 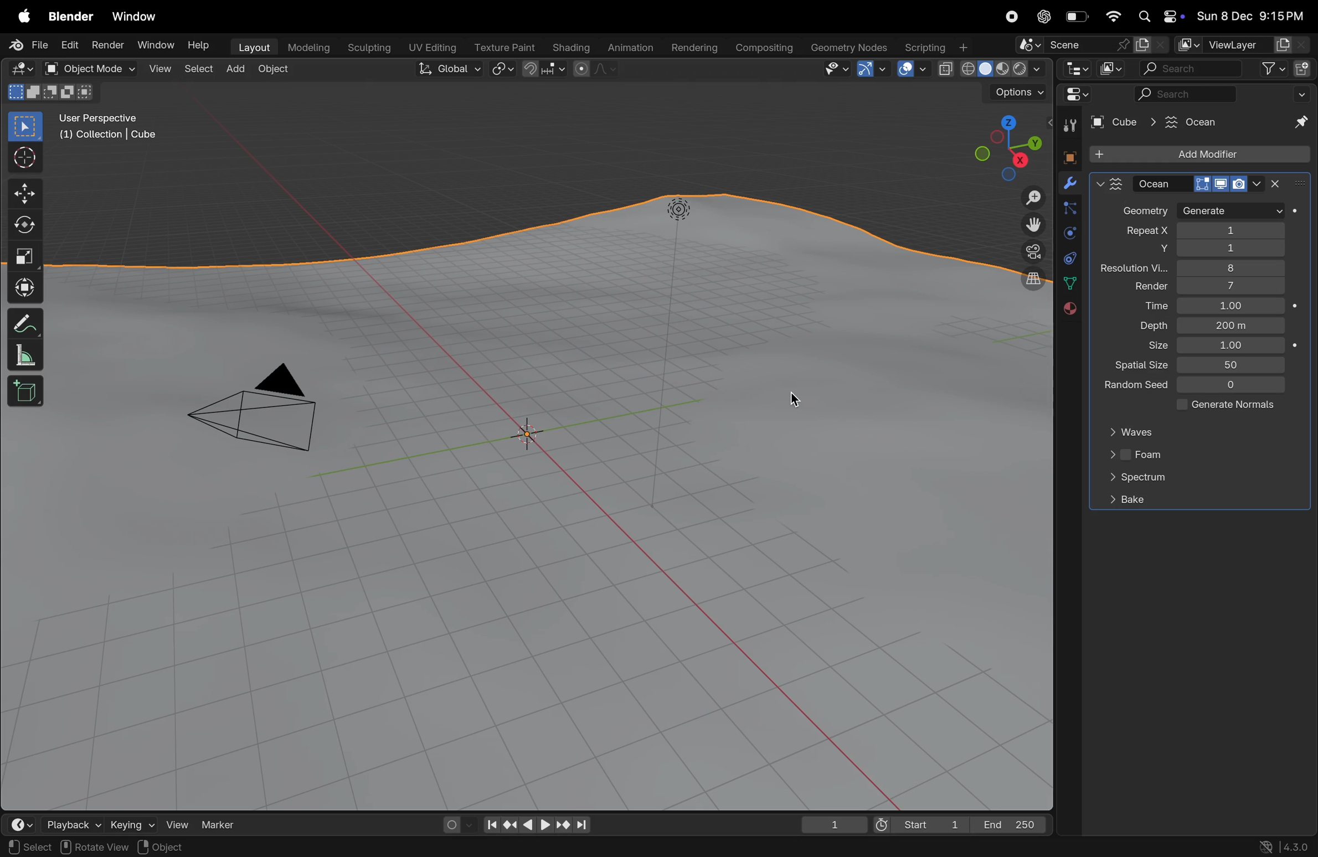 I want to click on spectrum, so click(x=1136, y=479).